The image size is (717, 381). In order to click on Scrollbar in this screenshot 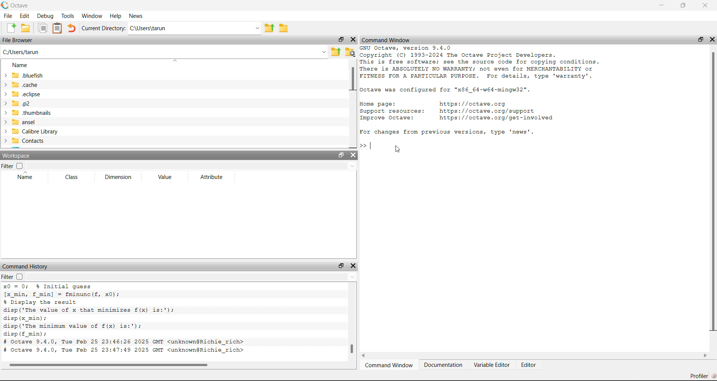, I will do `click(712, 193)`.